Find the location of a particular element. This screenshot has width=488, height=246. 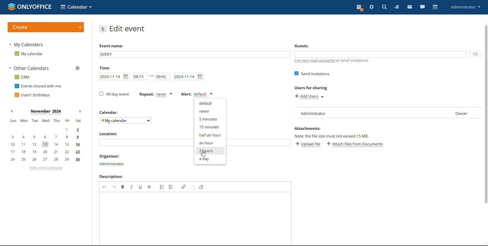

underline is located at coordinates (141, 187).